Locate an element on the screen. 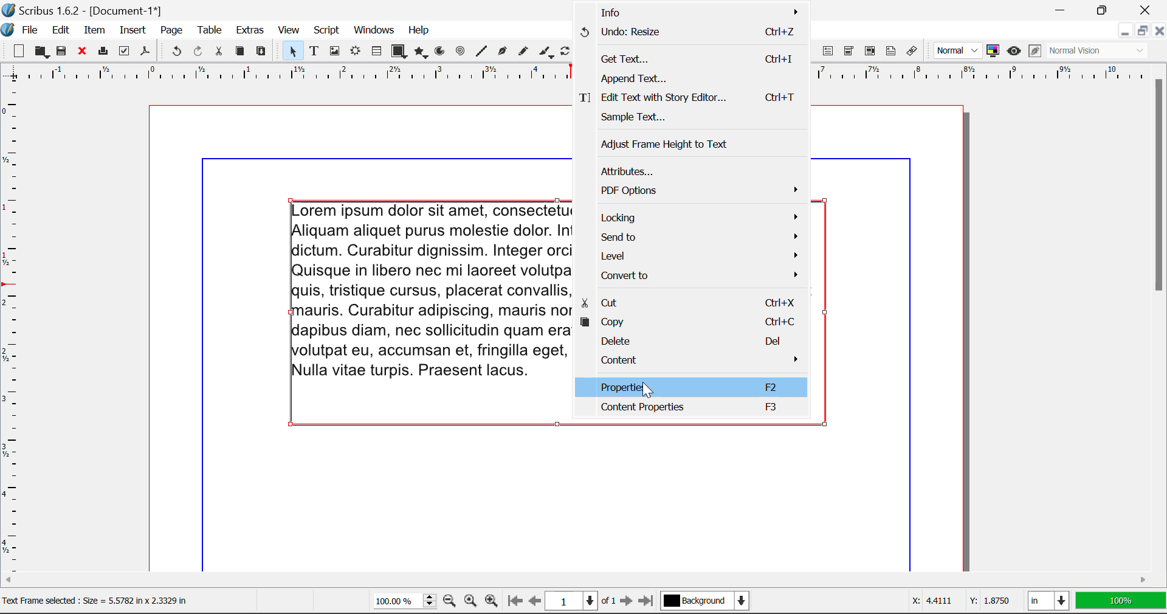  Delete is located at coordinates (692, 339).